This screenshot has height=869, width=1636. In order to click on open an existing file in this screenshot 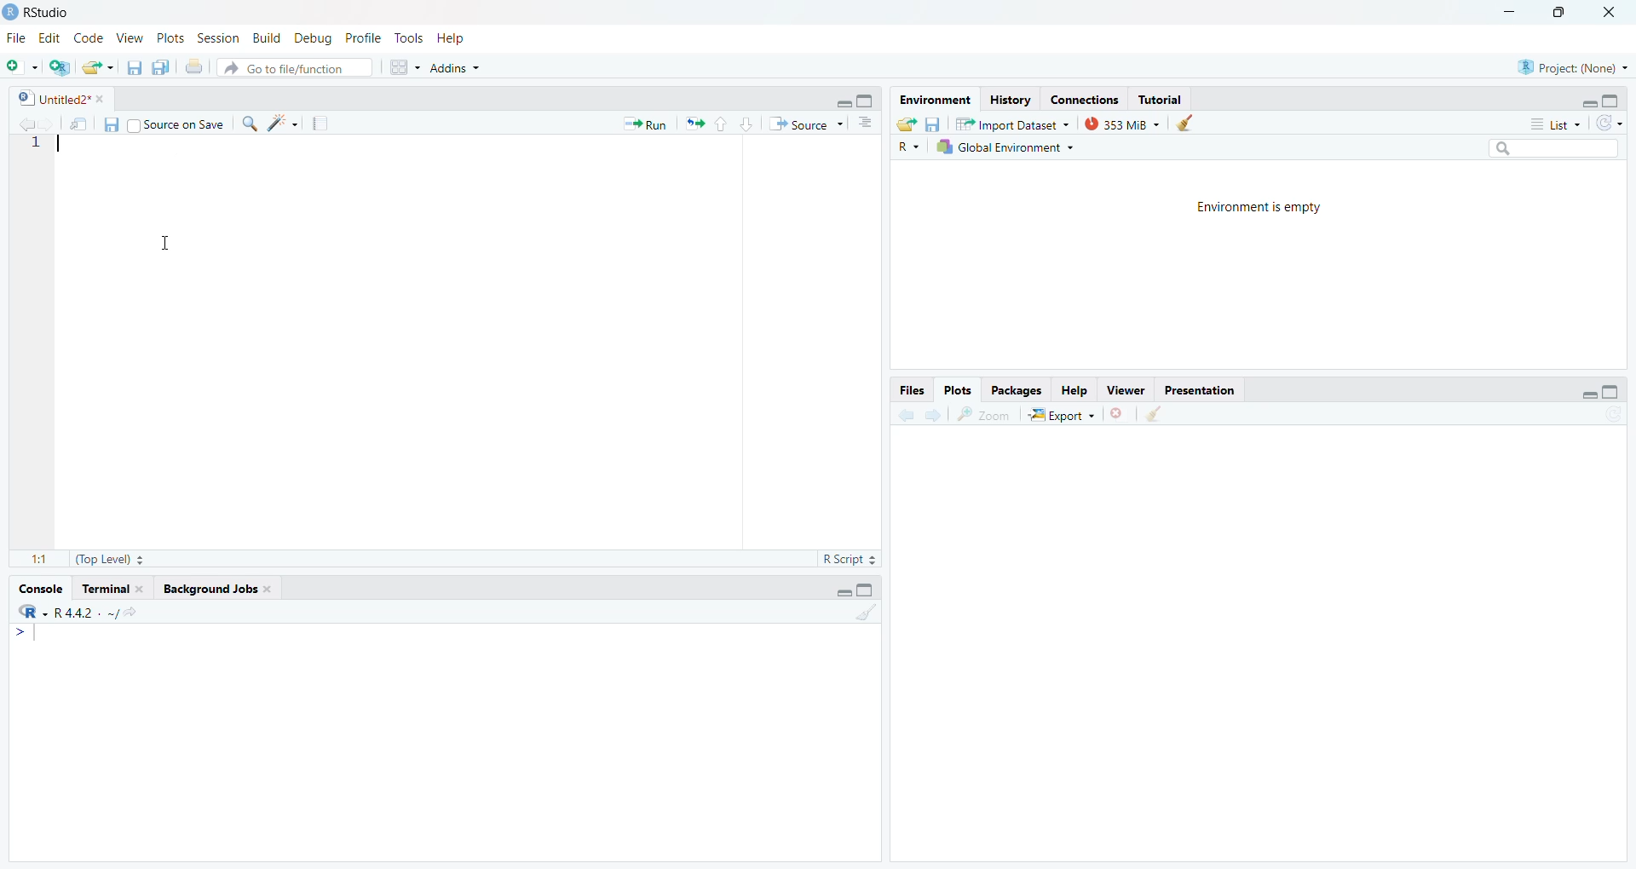, I will do `click(99, 67)`.